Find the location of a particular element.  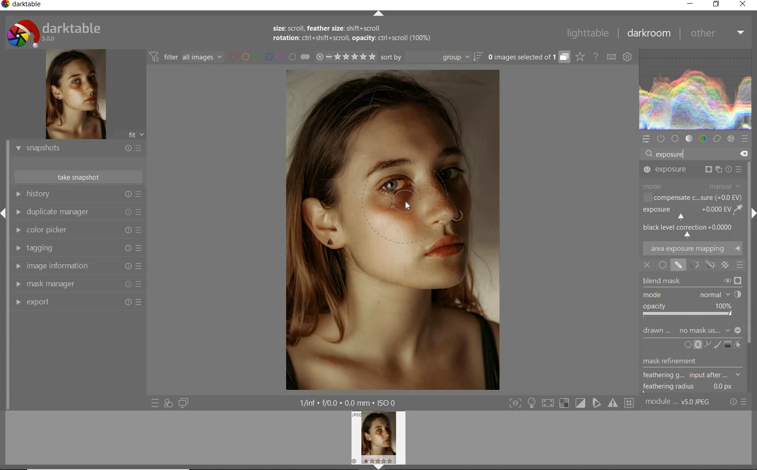

OFF is located at coordinates (648, 265).